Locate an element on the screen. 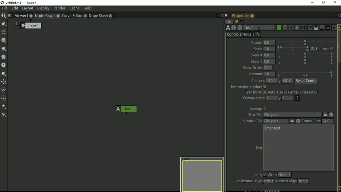 This screenshot has width=341, height=192. Centers the node graph on this item is located at coordinates (240, 28).